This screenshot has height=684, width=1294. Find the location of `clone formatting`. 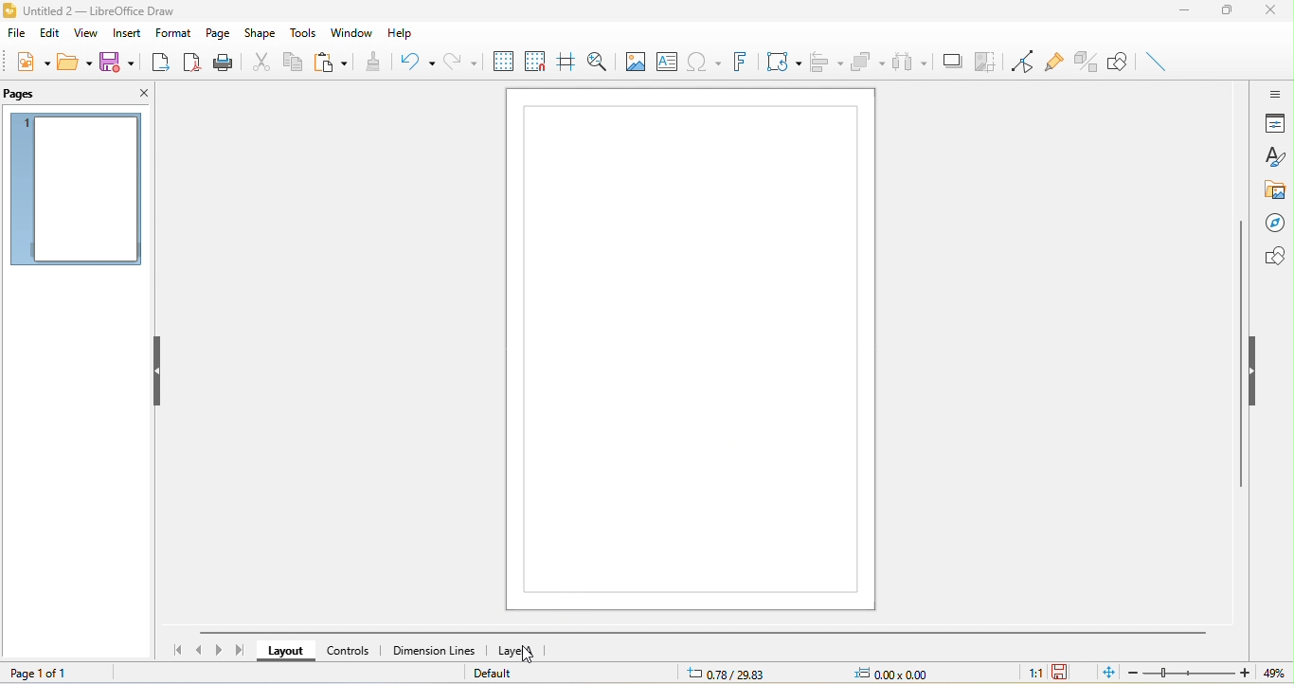

clone formatting is located at coordinates (371, 62).